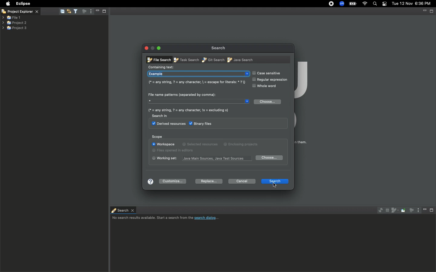 The image size is (436, 272). What do you see at coordinates (168, 219) in the screenshot?
I see `Search dialog` at bounding box center [168, 219].